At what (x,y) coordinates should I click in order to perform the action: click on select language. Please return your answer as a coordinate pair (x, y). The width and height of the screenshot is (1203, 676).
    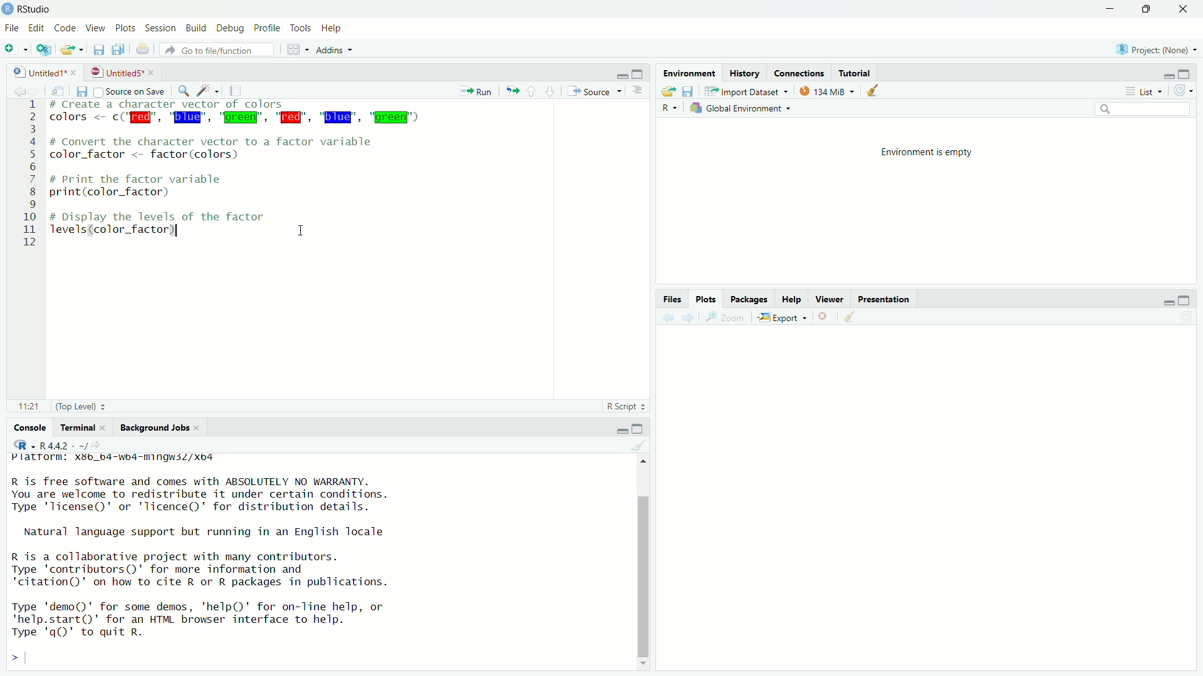
    Looking at the image, I should click on (19, 446).